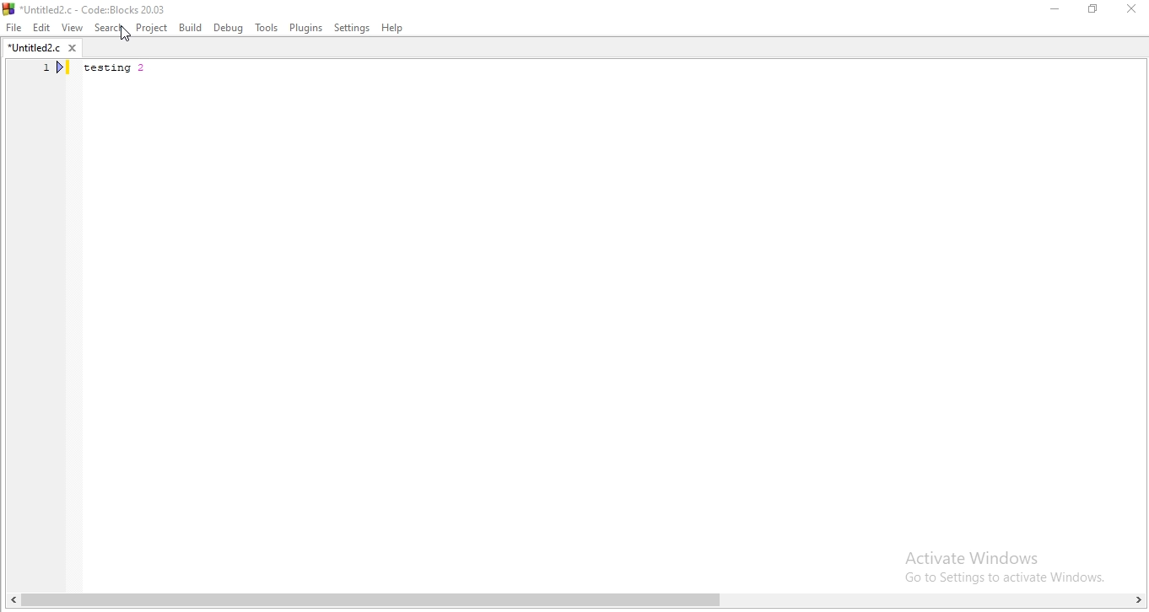 This screenshot has width=1149, height=612. Describe the element at coordinates (353, 28) in the screenshot. I see `settings` at that location.